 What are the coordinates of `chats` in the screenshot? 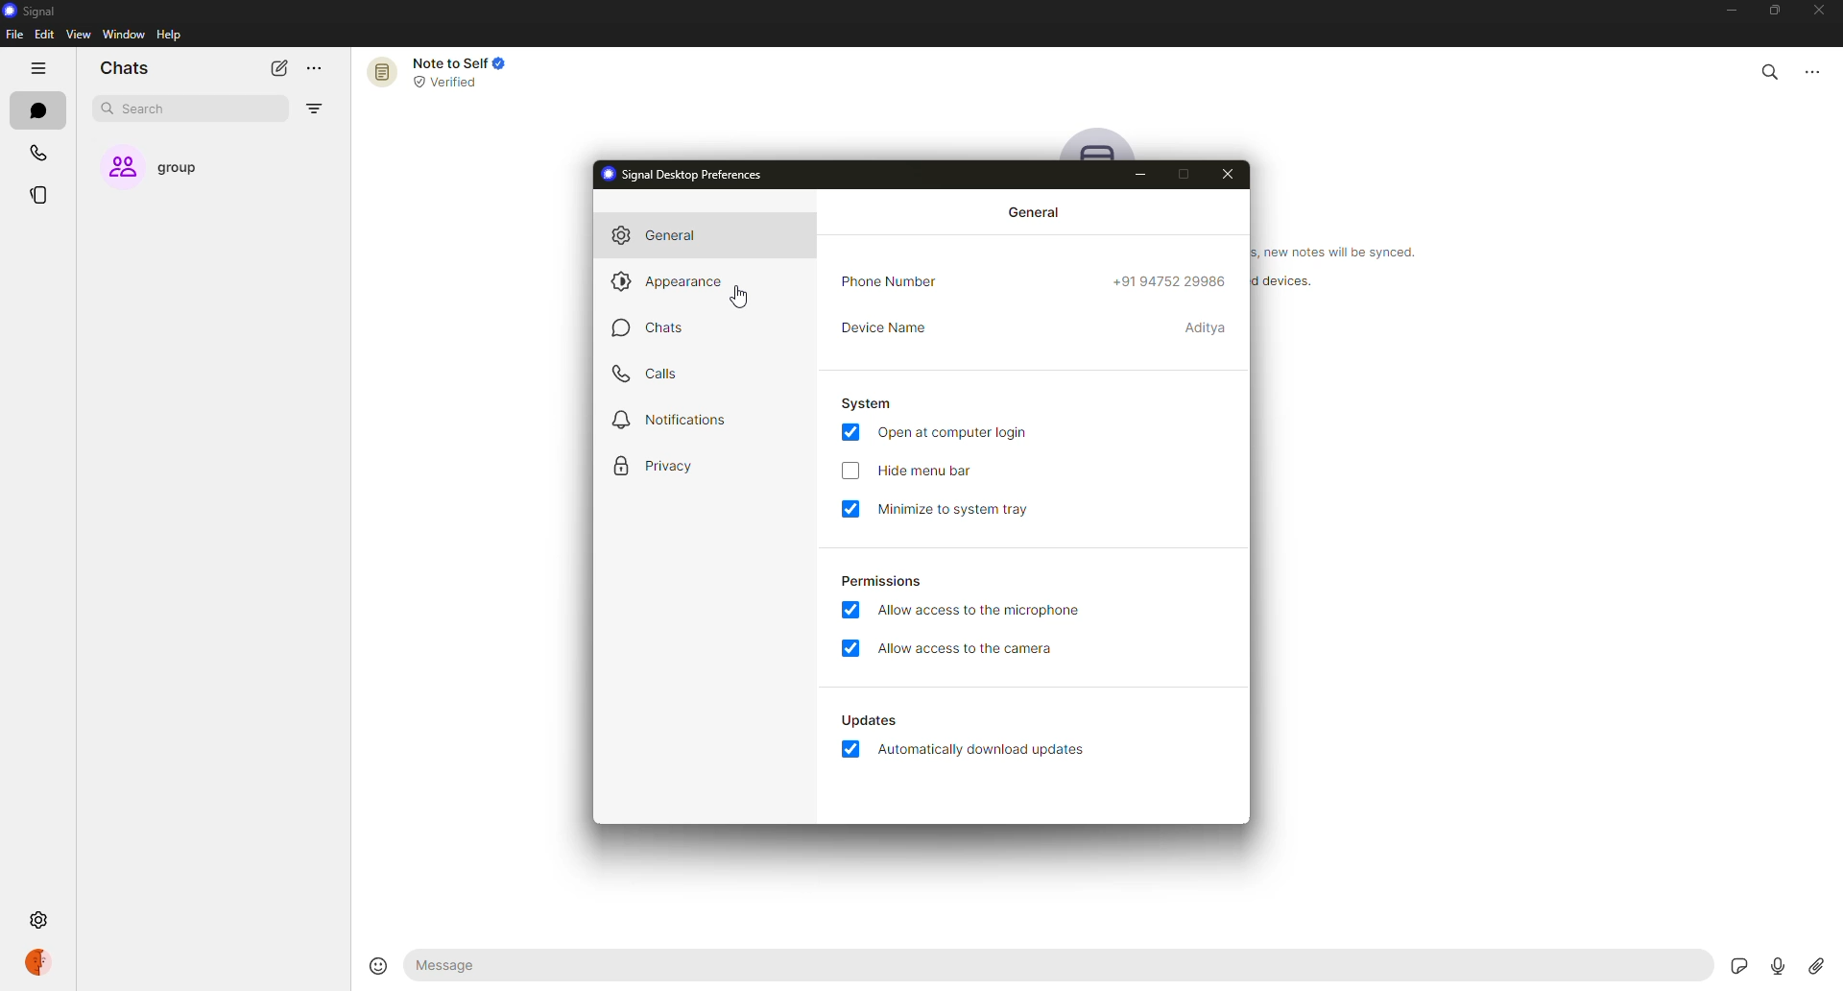 It's located at (43, 112).